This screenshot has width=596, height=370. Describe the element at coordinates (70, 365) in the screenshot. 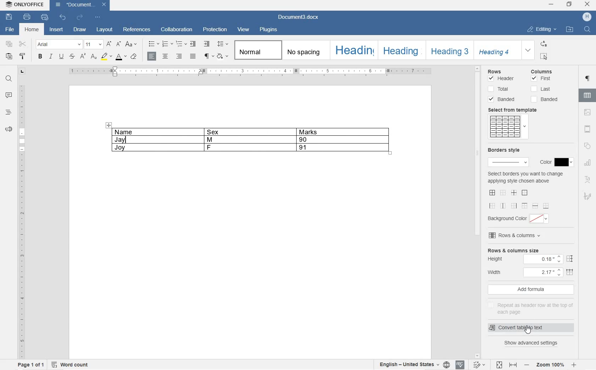

I see `WORD COUNT` at that location.